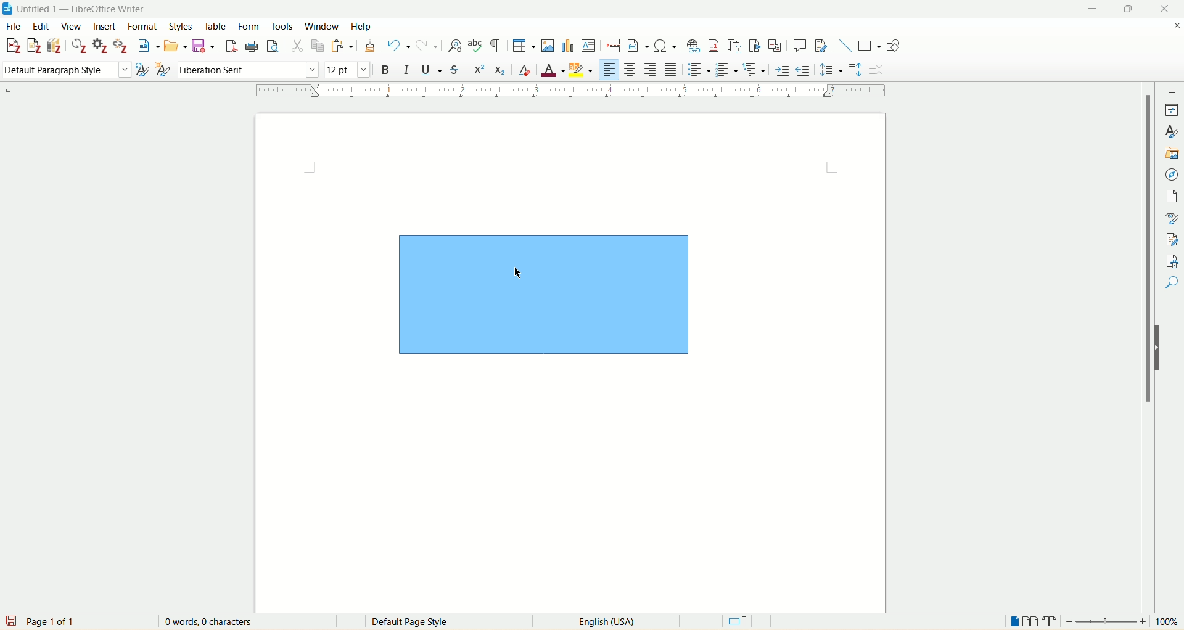 This screenshot has width=1184, height=630. What do you see at coordinates (693, 46) in the screenshot?
I see `insert hyperlink` at bounding box center [693, 46].